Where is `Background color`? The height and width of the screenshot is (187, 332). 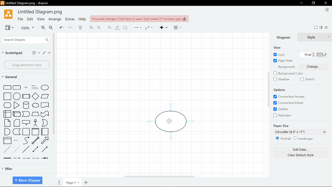 Background color is located at coordinates (288, 74).